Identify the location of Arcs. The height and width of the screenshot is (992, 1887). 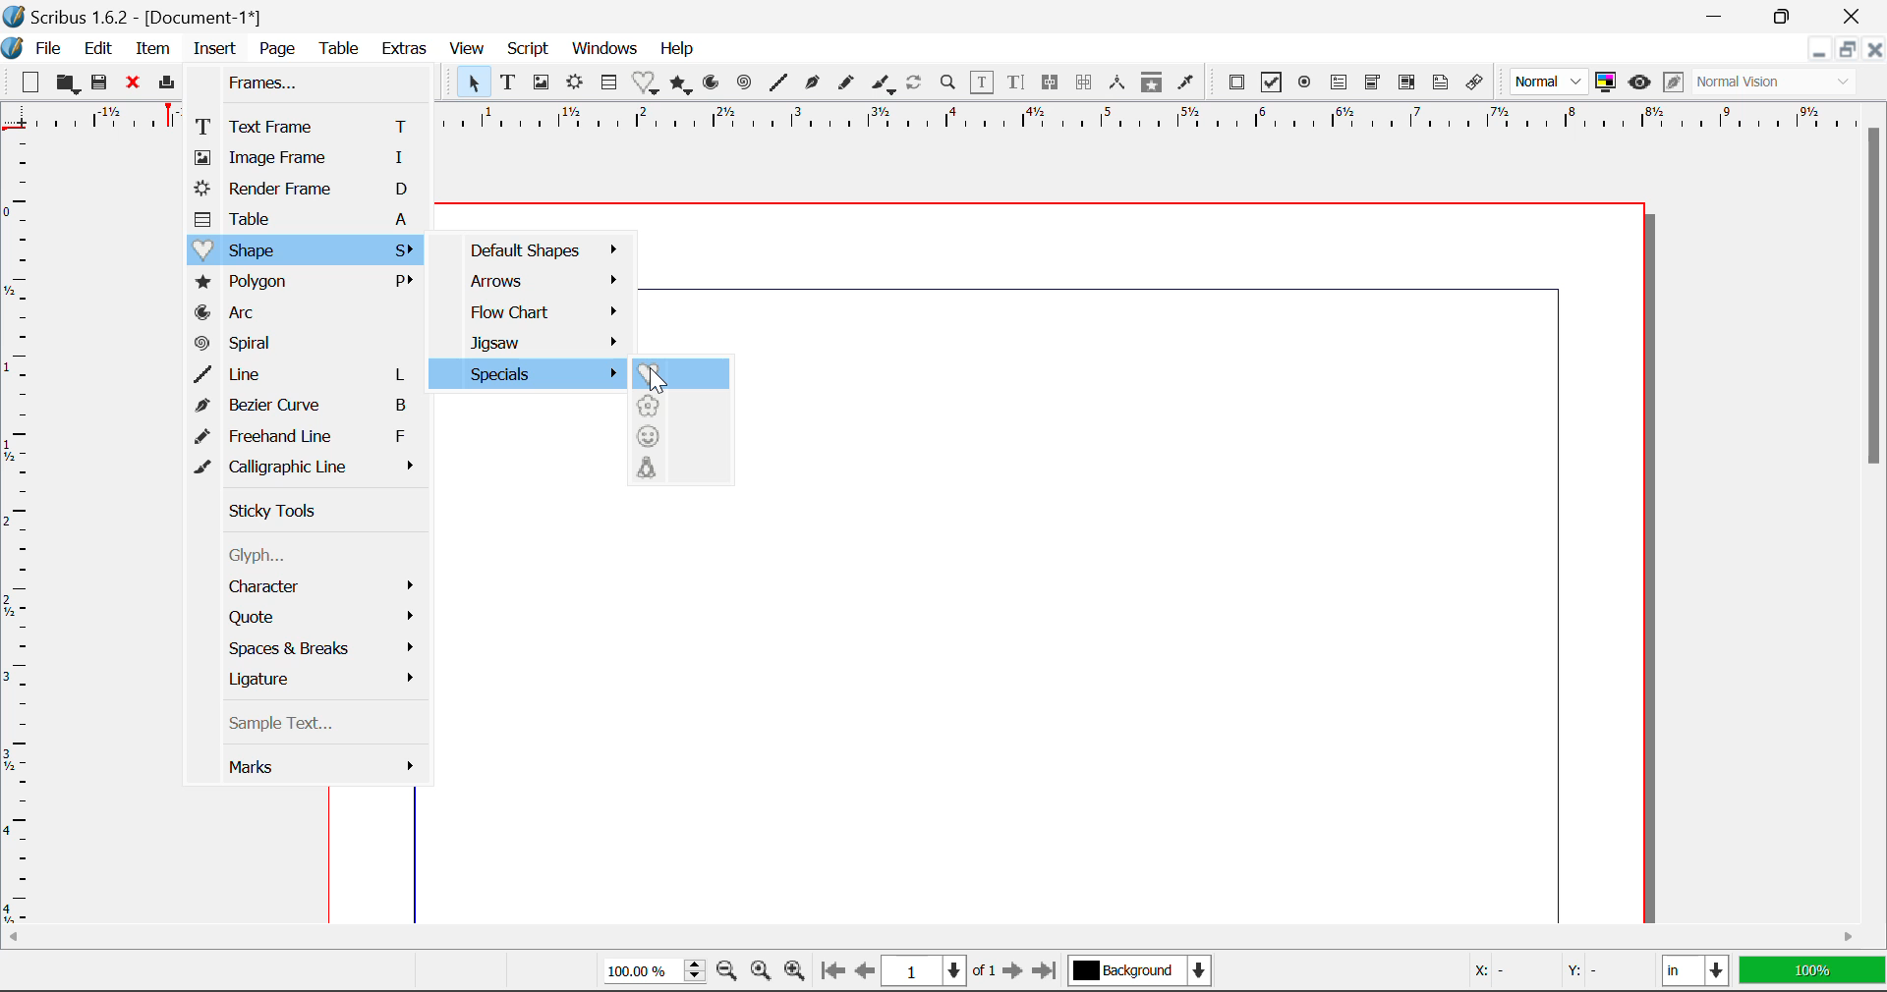
(710, 83).